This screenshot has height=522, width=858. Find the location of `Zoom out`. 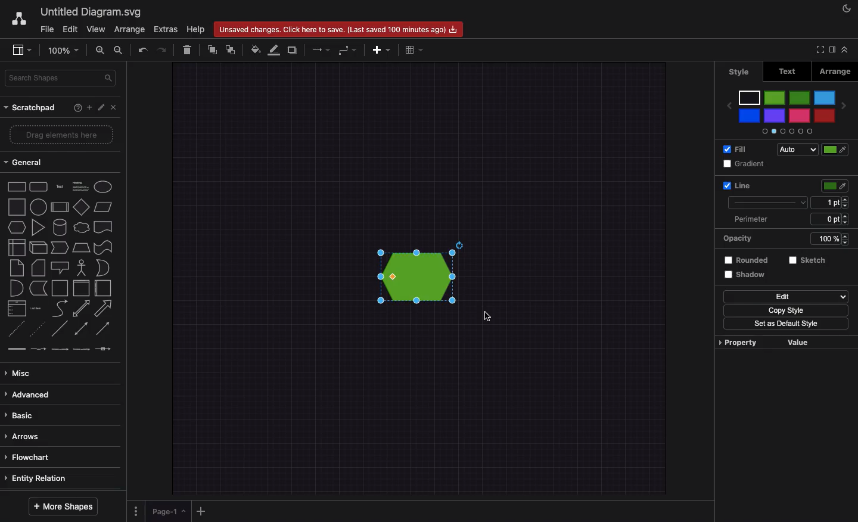

Zoom out is located at coordinates (118, 49).